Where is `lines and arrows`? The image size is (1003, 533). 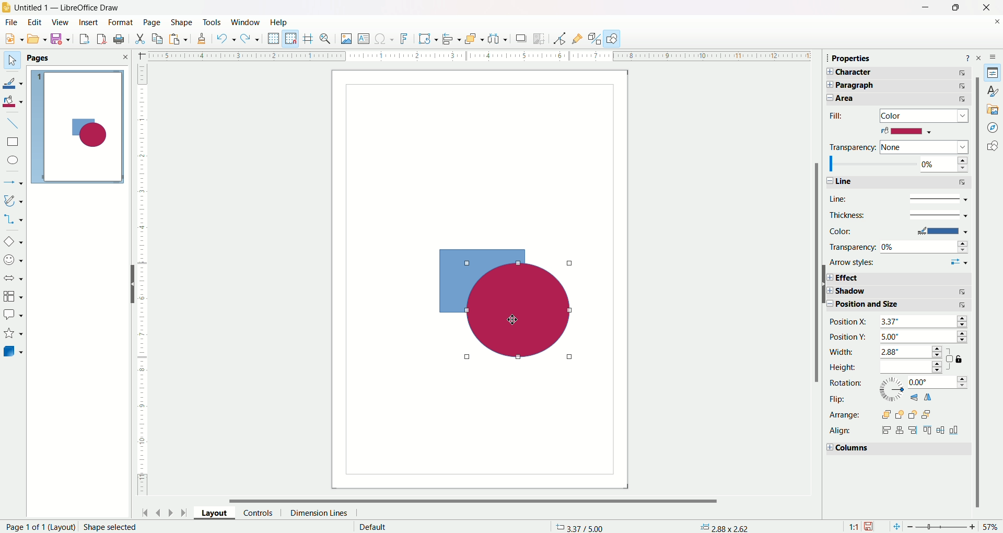 lines and arrows is located at coordinates (14, 180).